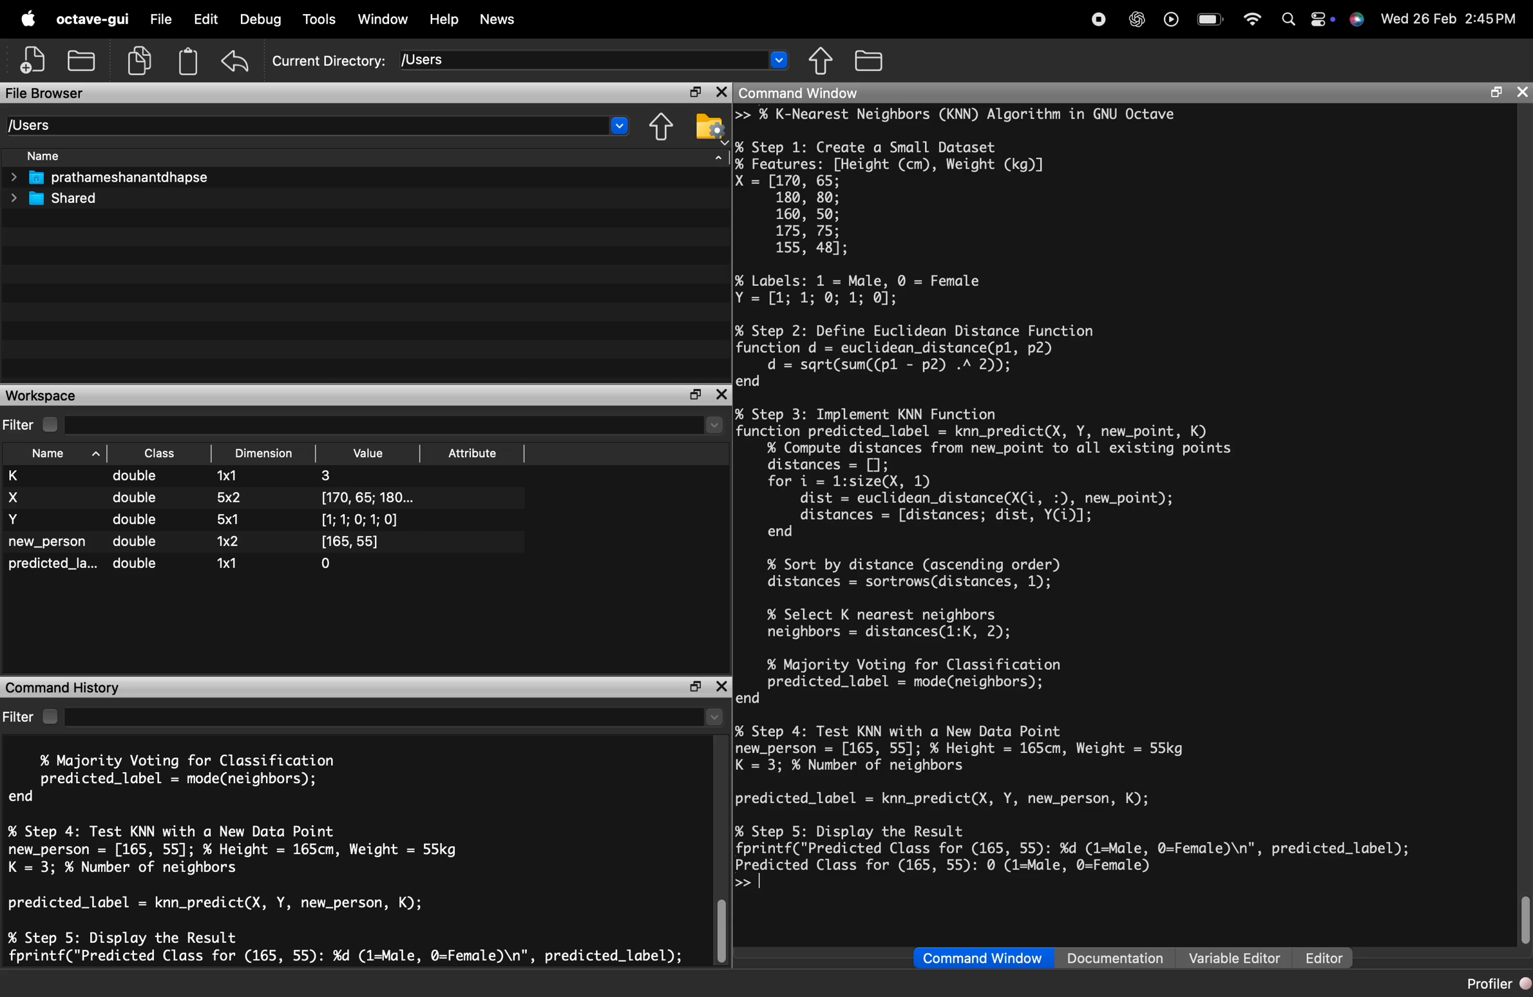  What do you see at coordinates (93, 19) in the screenshot?
I see `octave-gui` at bounding box center [93, 19].